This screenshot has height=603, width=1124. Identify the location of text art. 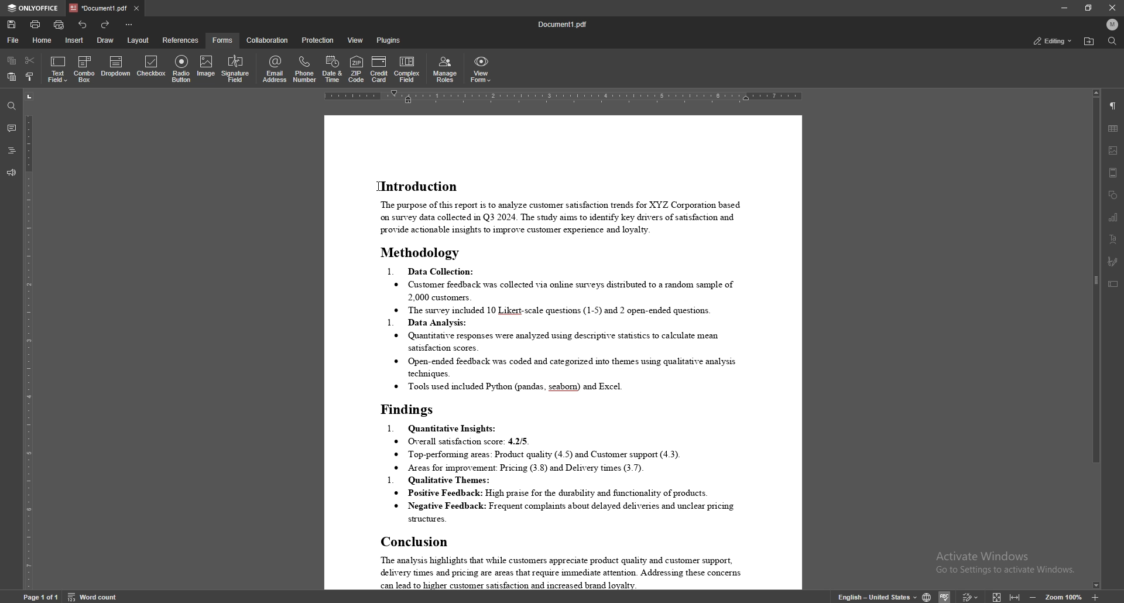
(1113, 240).